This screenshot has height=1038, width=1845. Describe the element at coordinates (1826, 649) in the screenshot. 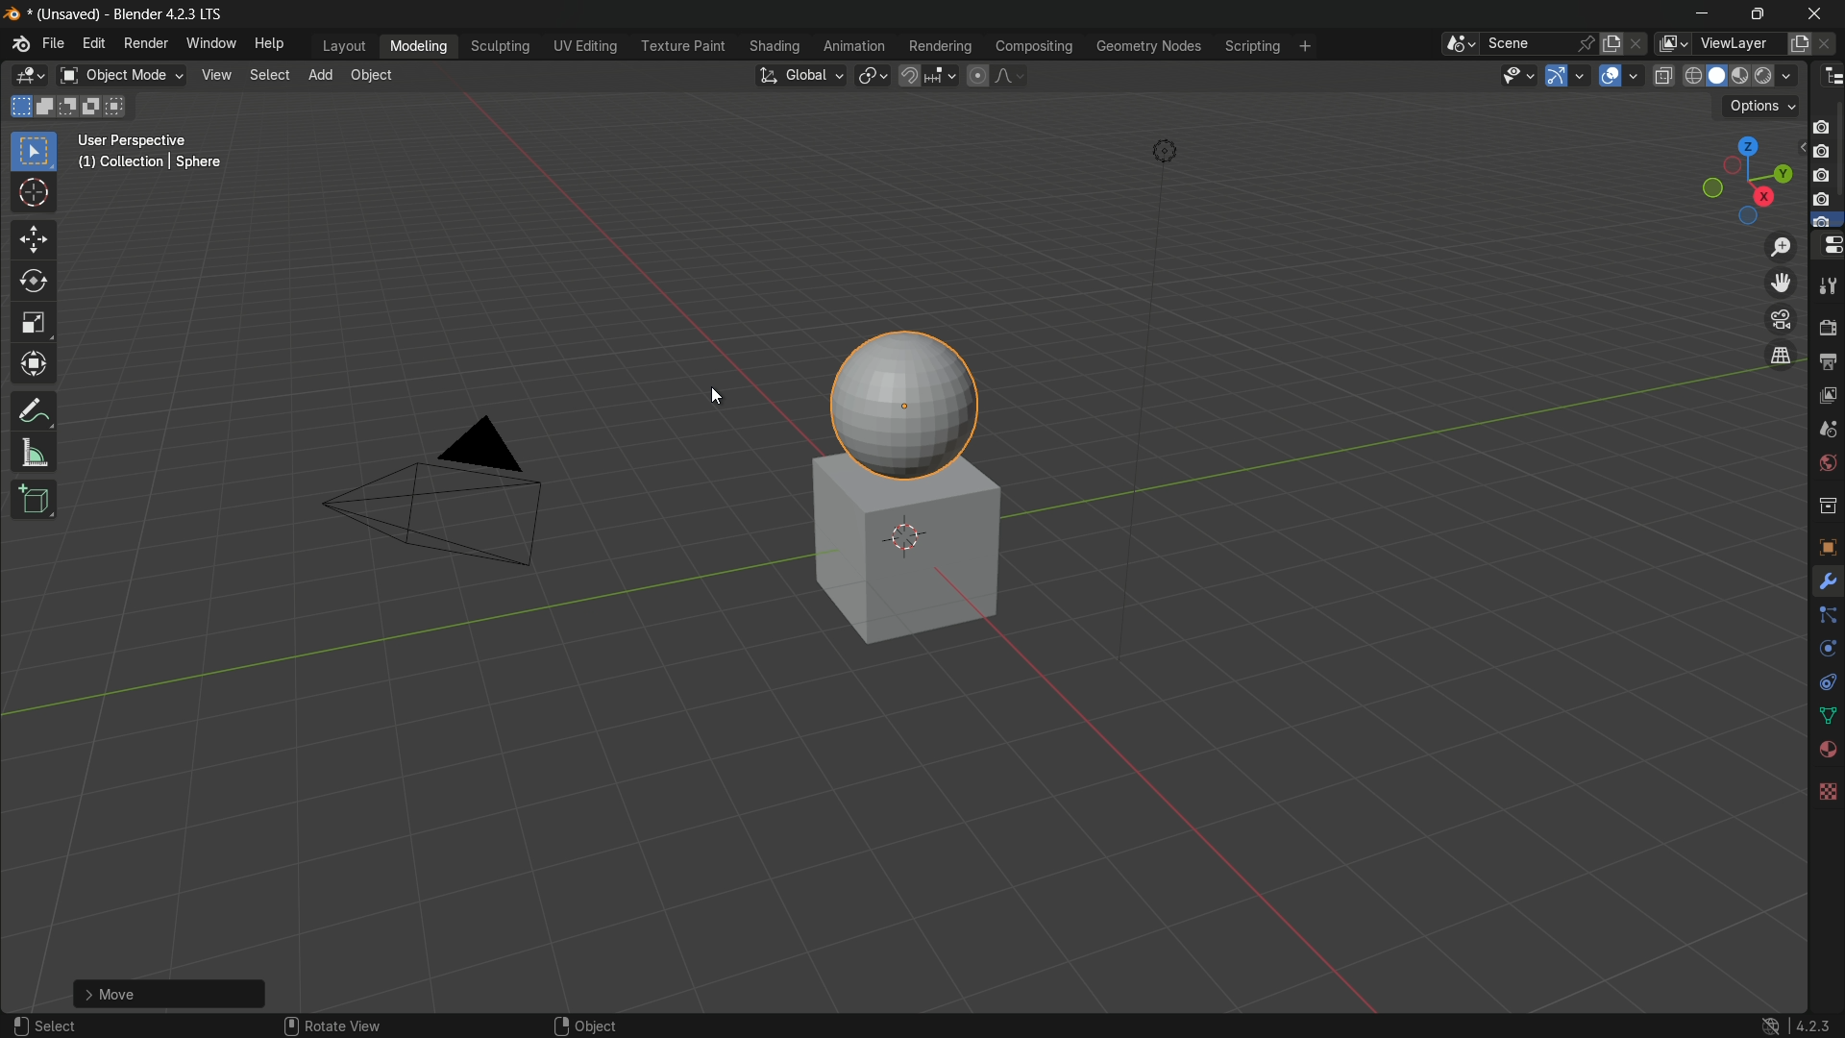

I see `Object Data Properties` at that location.